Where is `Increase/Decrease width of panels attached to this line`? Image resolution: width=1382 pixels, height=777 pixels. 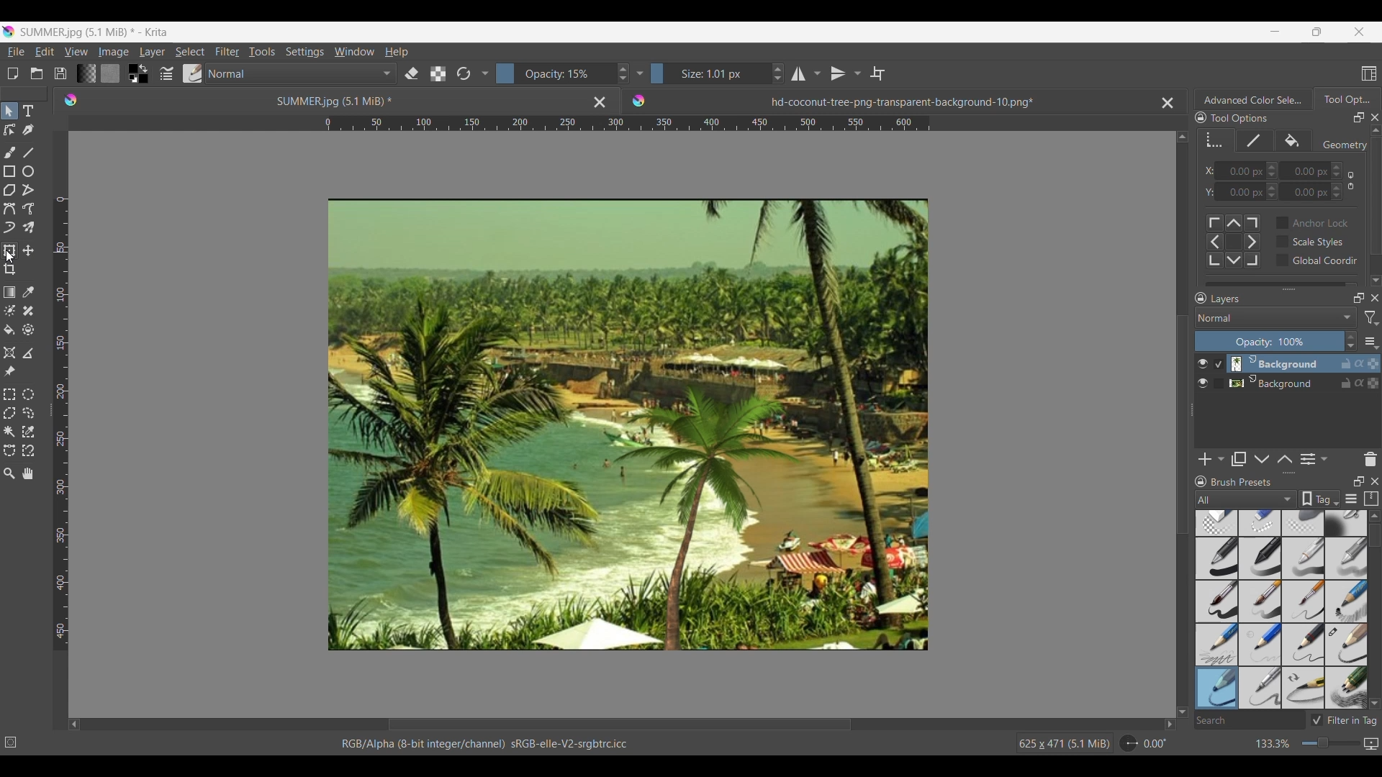
Increase/Decrease width of panels attached to this line is located at coordinates (1289, 288).